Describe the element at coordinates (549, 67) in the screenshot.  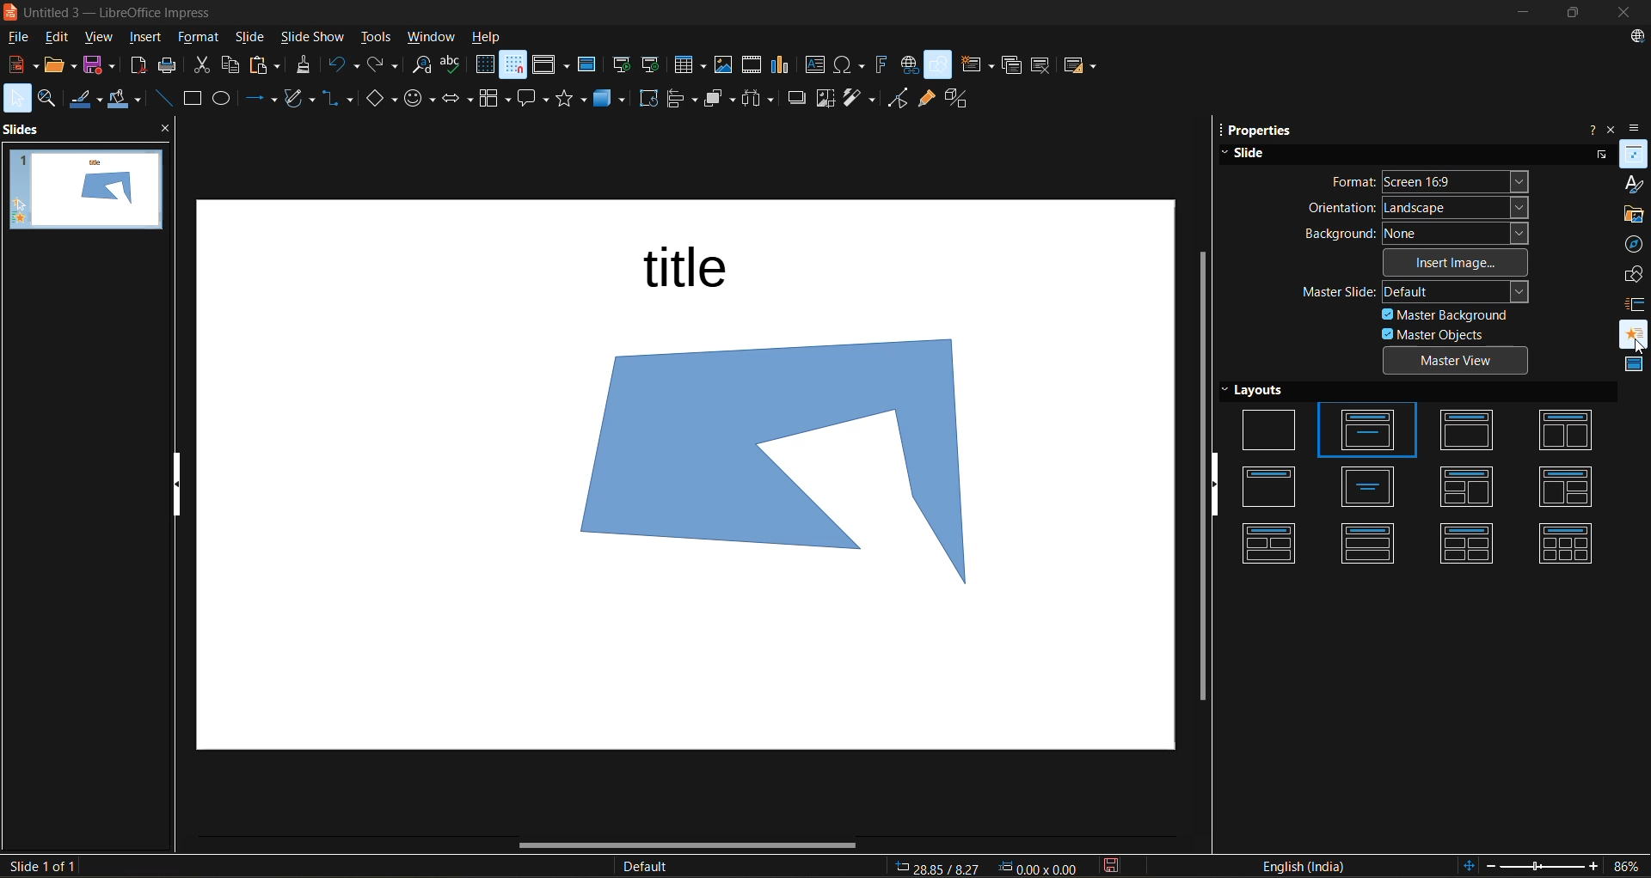
I see `display views` at that location.